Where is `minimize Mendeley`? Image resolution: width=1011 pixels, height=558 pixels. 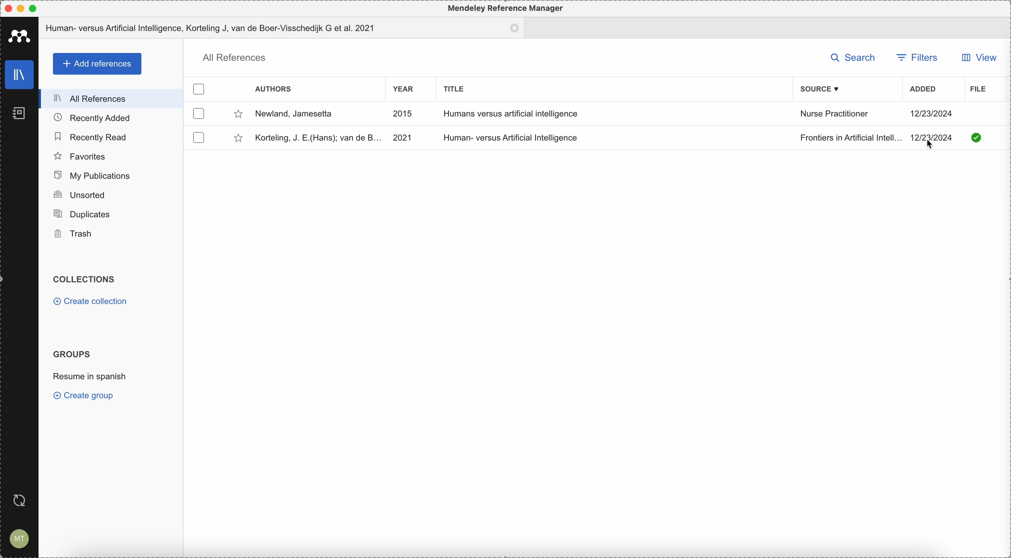 minimize Mendeley is located at coordinates (22, 8).